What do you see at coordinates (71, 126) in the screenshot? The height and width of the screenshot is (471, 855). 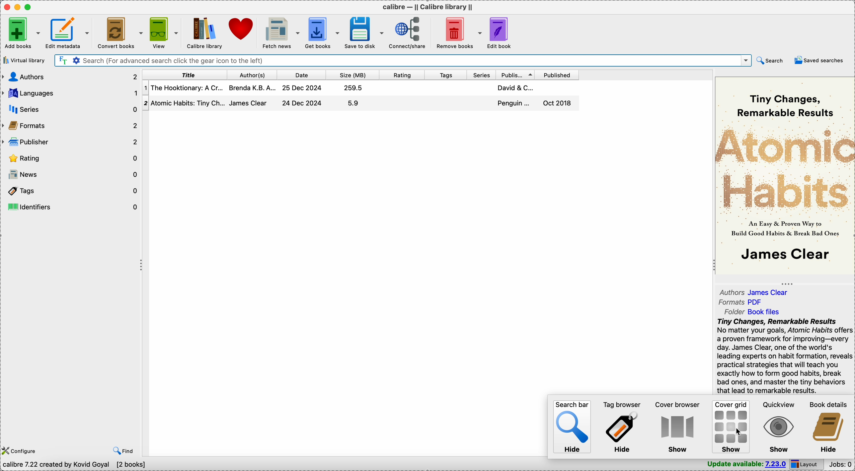 I see `formats` at bounding box center [71, 126].